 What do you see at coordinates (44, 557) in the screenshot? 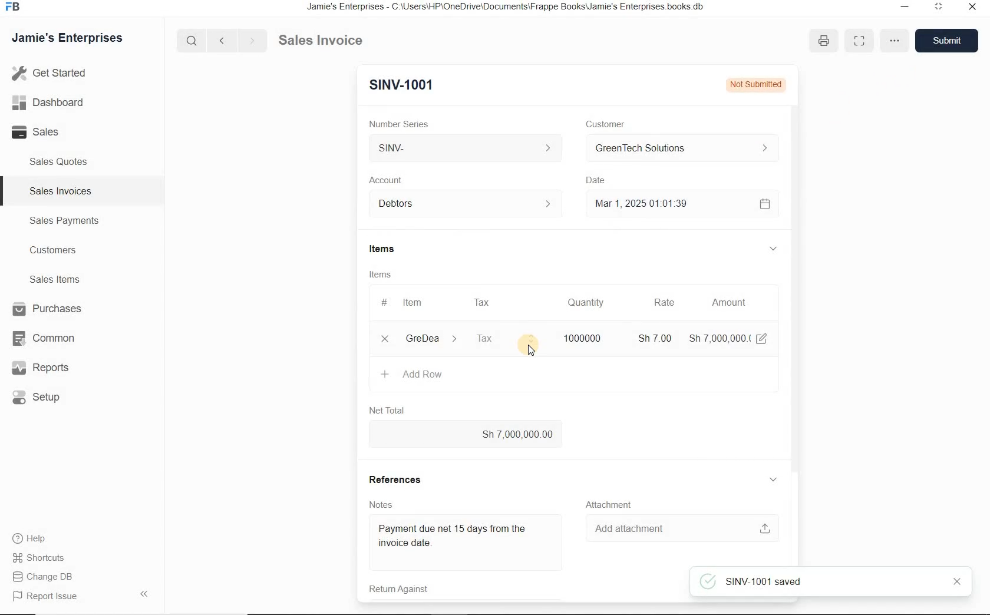
I see `Shortcuts` at bounding box center [44, 557].